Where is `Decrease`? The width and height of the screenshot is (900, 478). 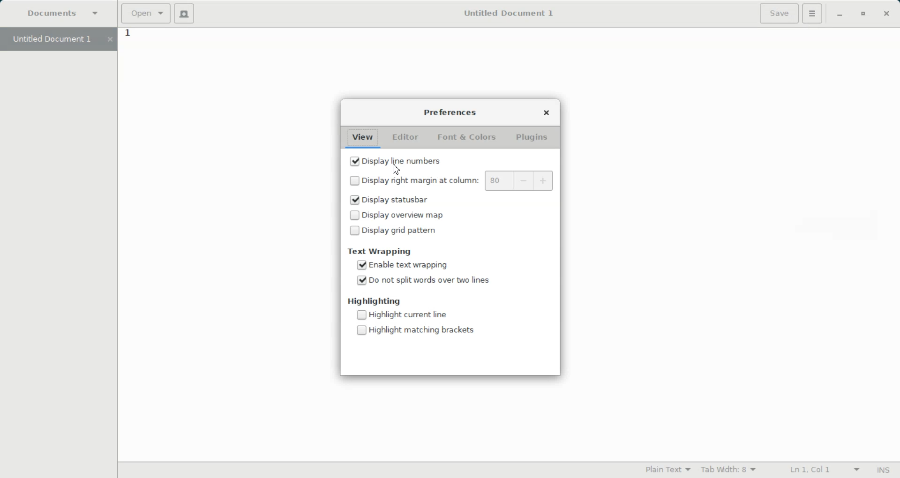 Decrease is located at coordinates (524, 180).